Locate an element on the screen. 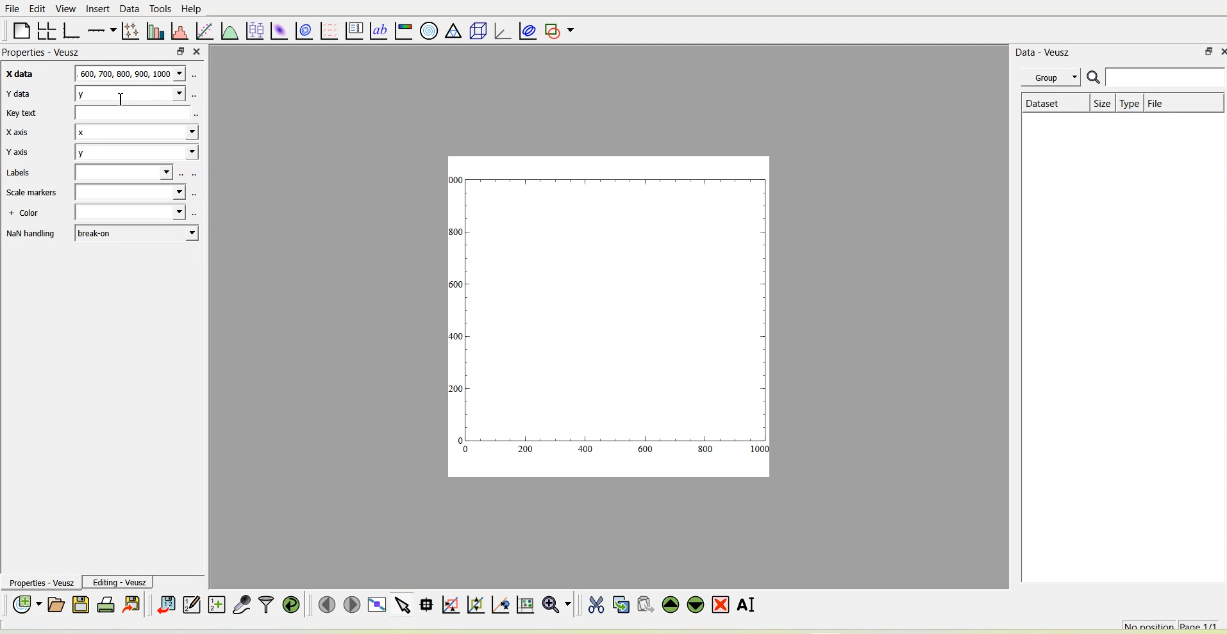 This screenshot has width=1227, height=634. Renames the selected widget is located at coordinates (746, 603).